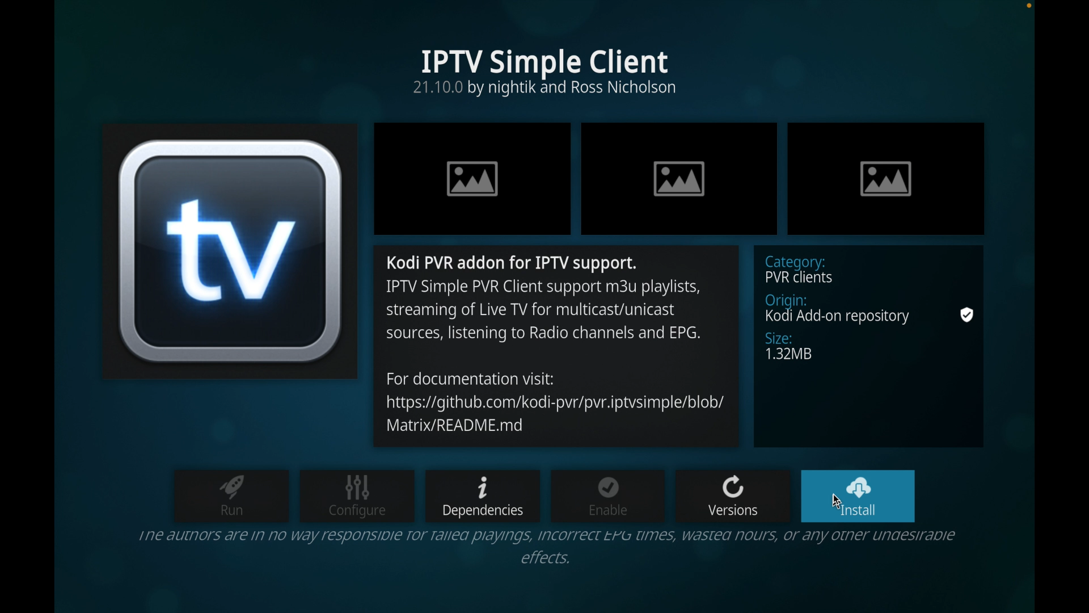  Describe the element at coordinates (858, 496) in the screenshot. I see `install` at that location.